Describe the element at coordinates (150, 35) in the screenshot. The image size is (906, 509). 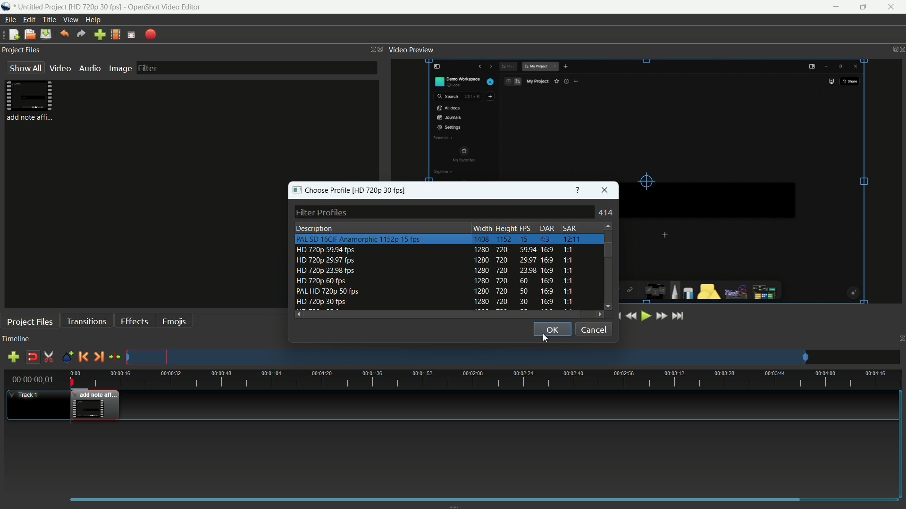
I see `export` at that location.